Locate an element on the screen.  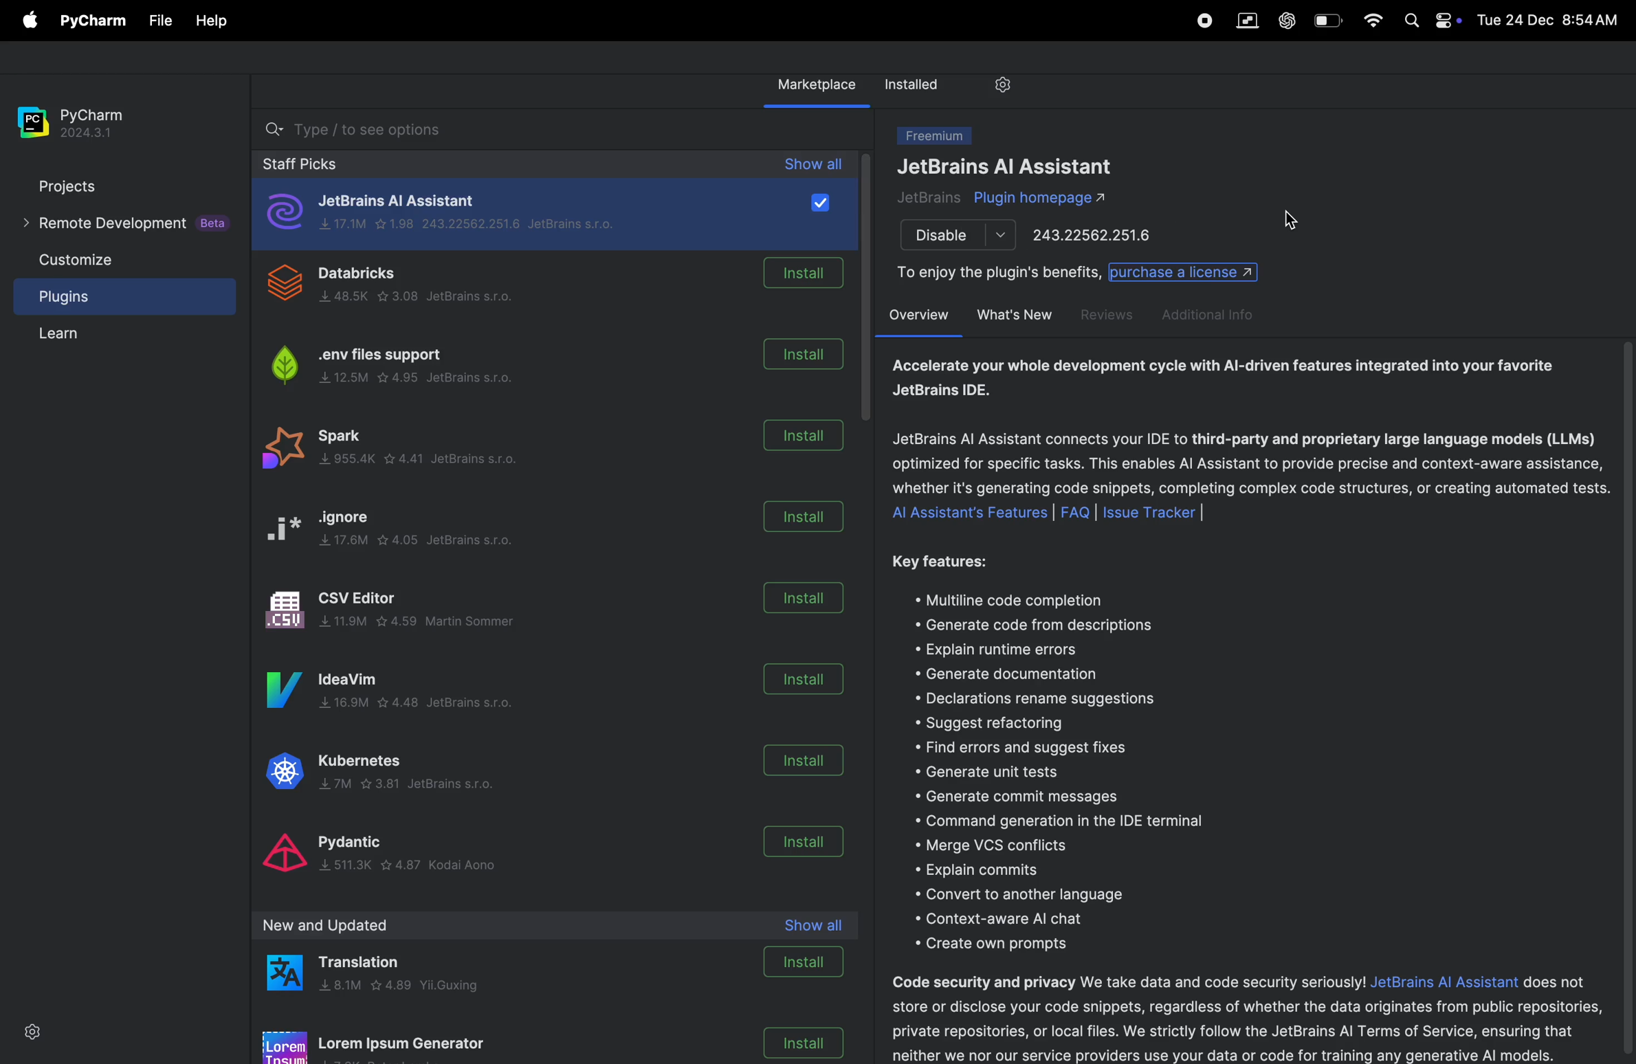
File is located at coordinates (159, 22).